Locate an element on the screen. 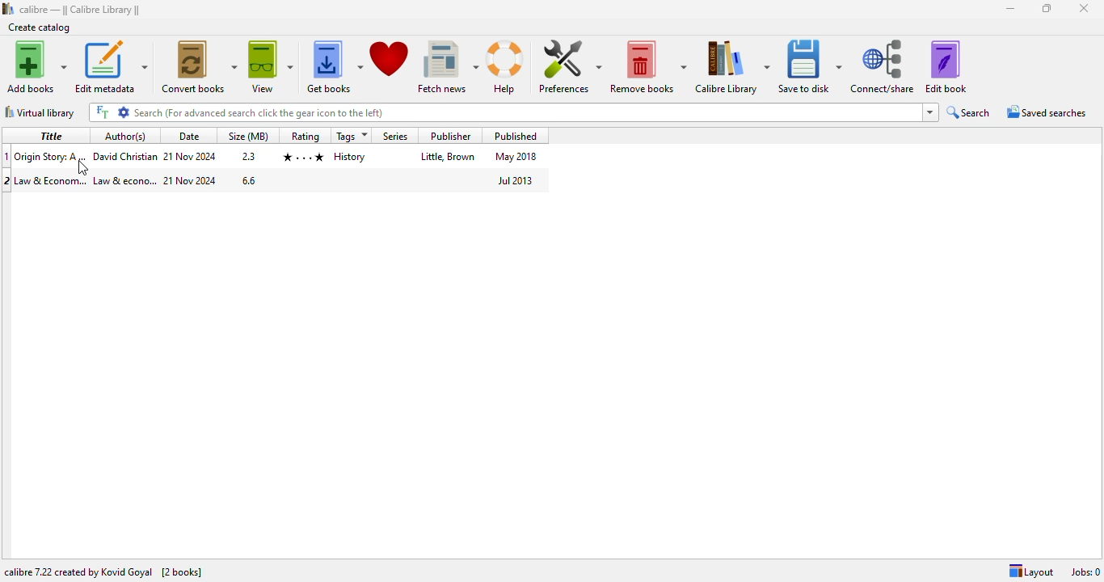  calibre library is located at coordinates (81, 10).